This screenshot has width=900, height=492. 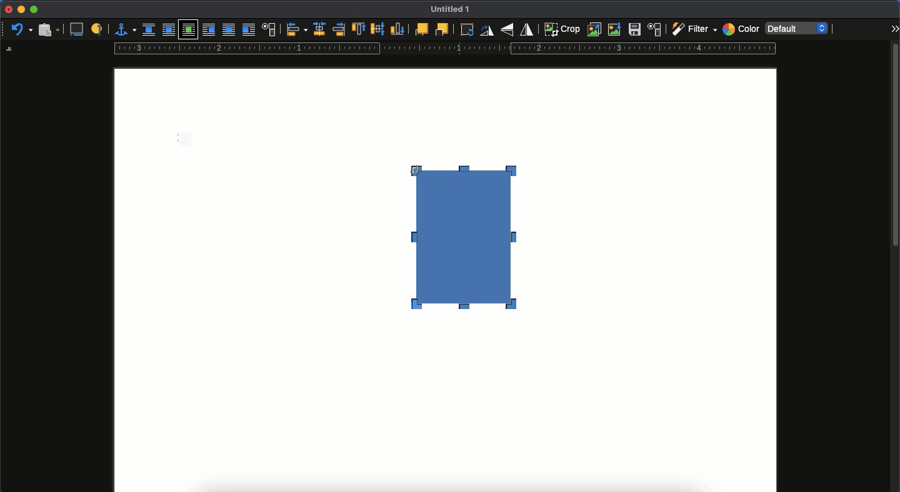 I want to click on optimal, so click(x=187, y=31).